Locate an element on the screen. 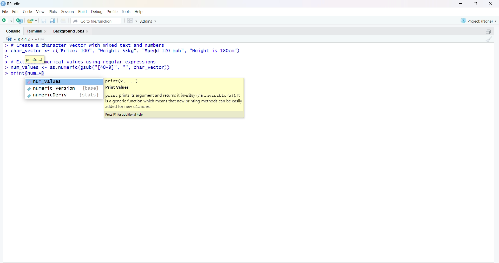  edit is located at coordinates (16, 11).